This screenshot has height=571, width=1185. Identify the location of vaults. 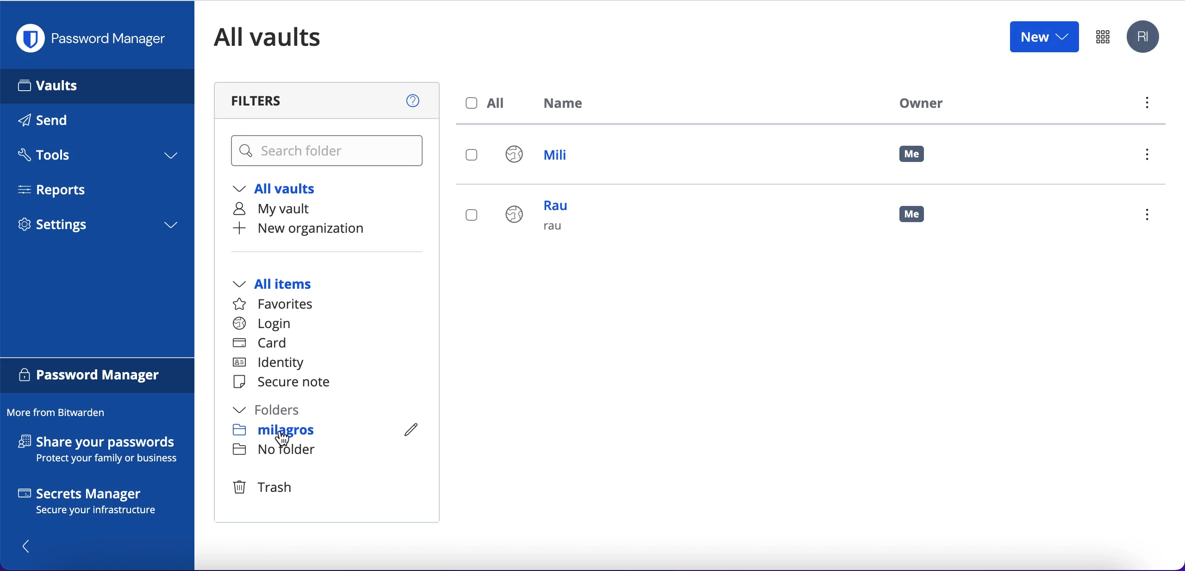
(97, 86).